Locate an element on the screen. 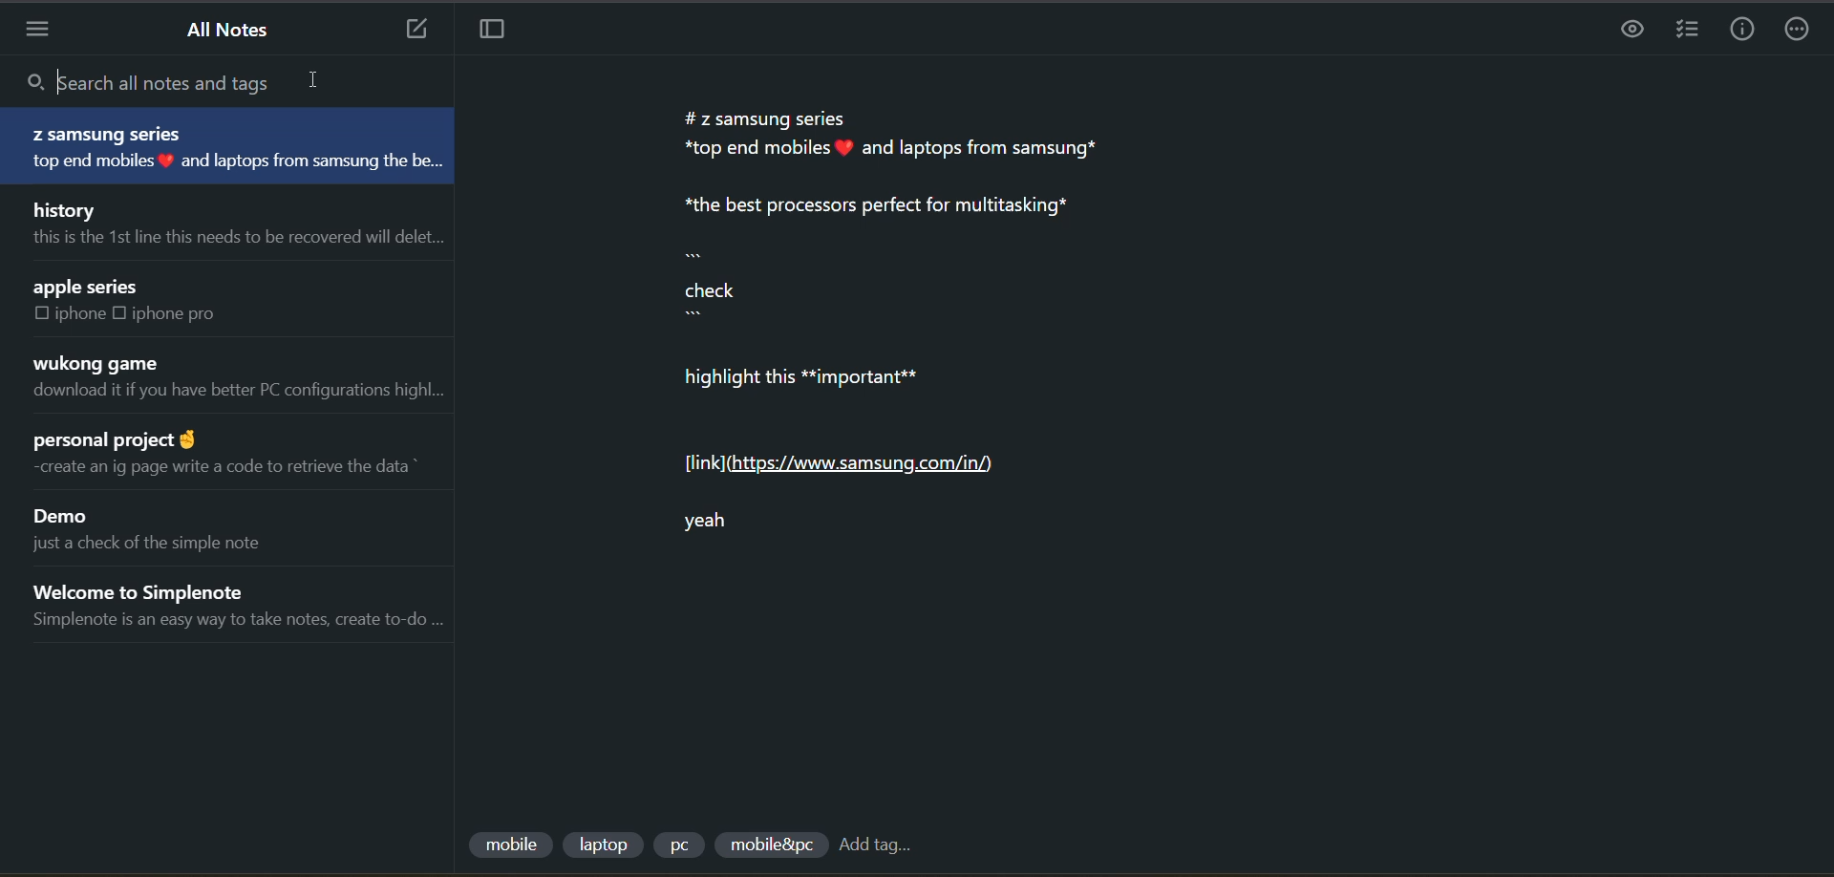 This screenshot has width=1834, height=877. cursor is located at coordinates (318, 79).